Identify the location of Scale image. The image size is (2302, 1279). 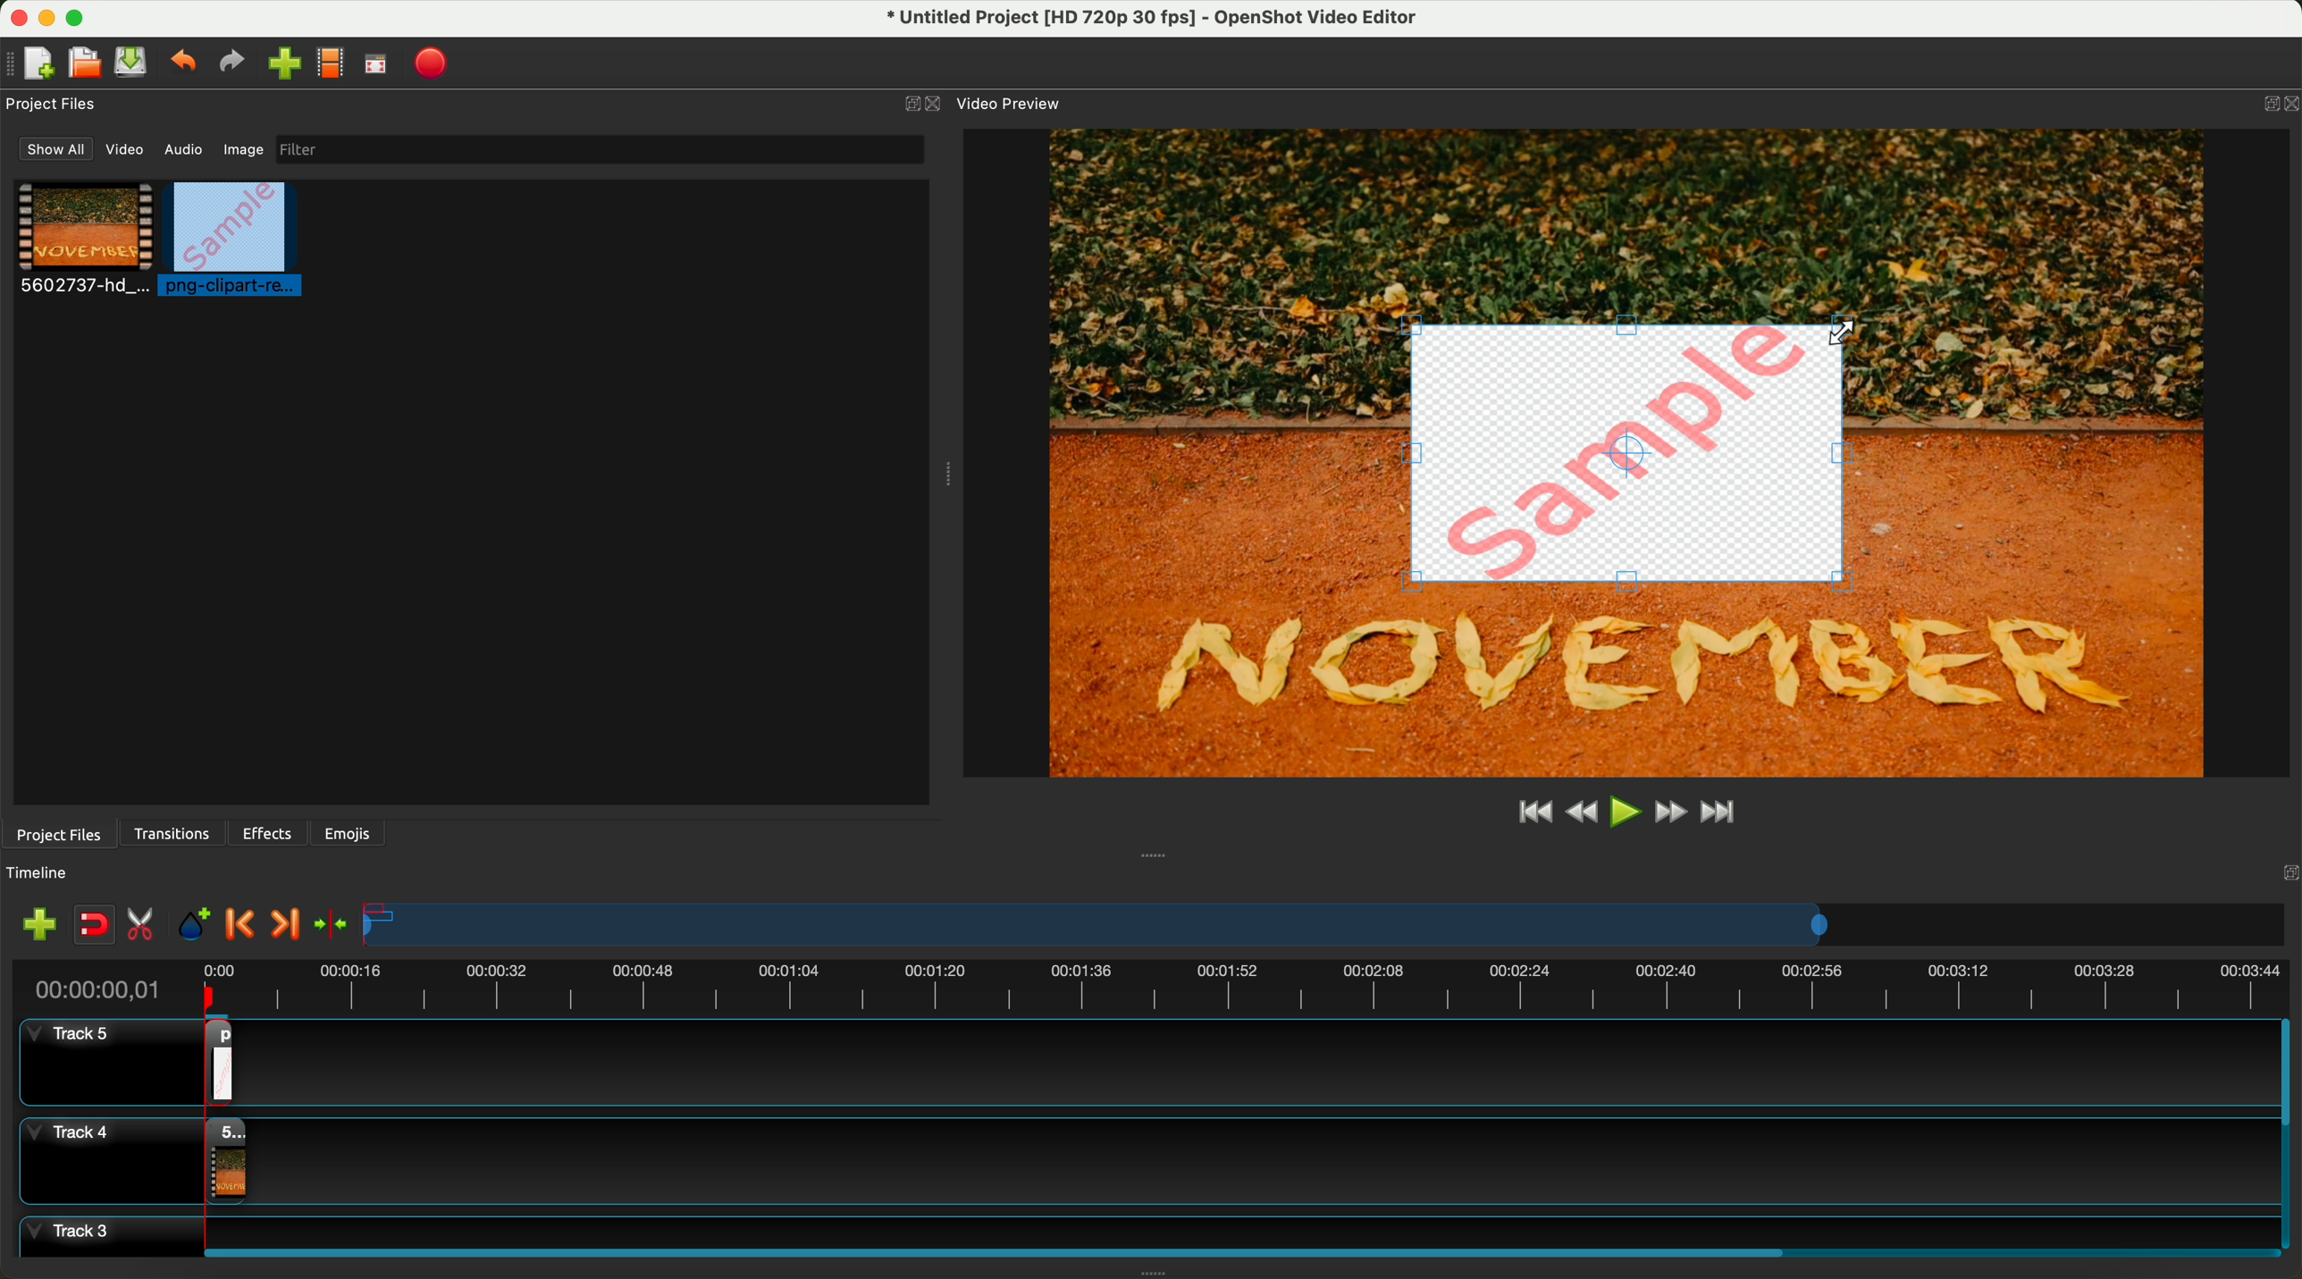
(1846, 326).